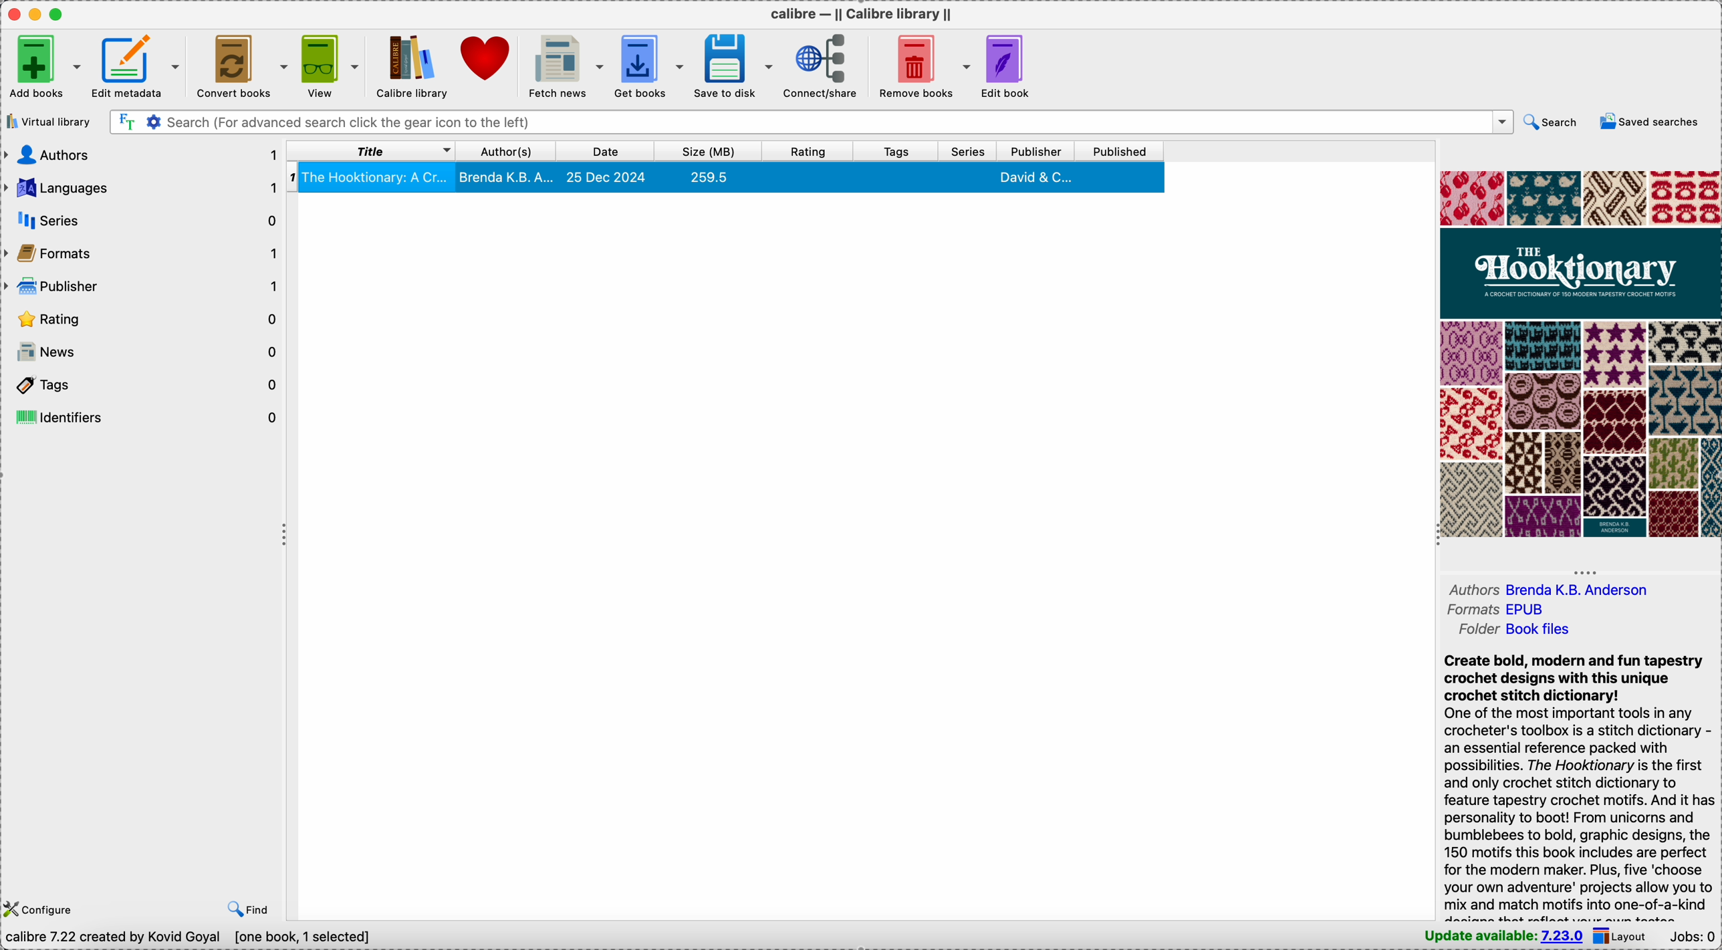 This screenshot has height=950, width=1722. I want to click on close Calibre, so click(14, 15).